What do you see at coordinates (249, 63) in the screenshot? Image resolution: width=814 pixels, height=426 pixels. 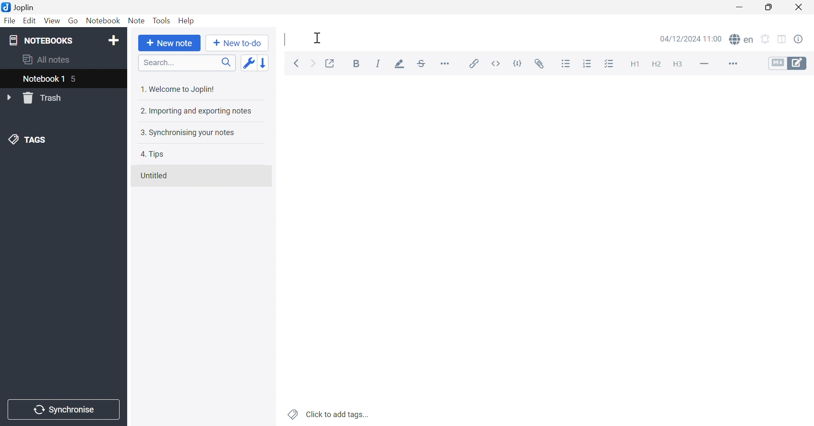 I see `Toggle sort order field` at bounding box center [249, 63].